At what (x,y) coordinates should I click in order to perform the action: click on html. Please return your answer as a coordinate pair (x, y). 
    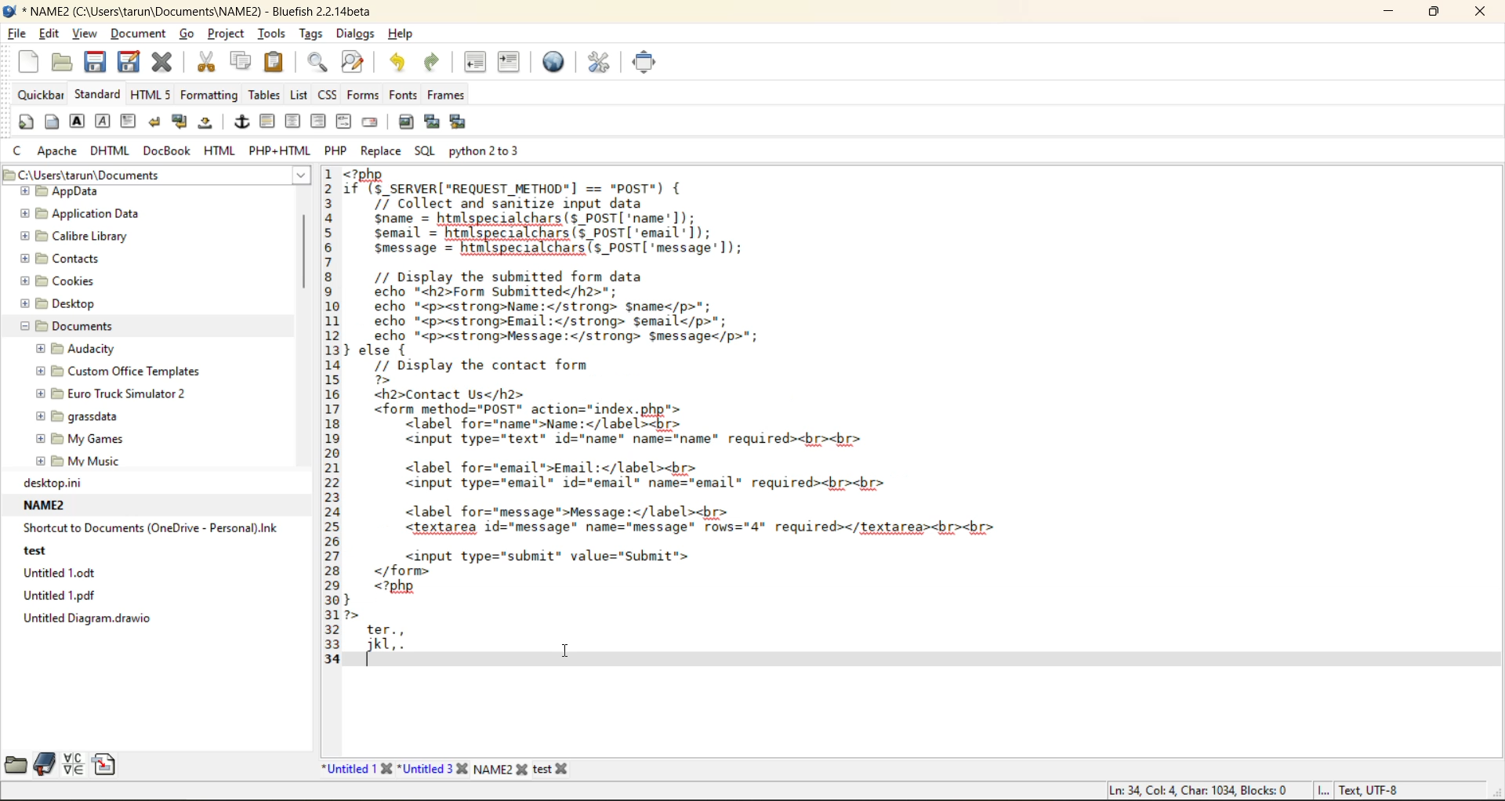
    Looking at the image, I should click on (223, 150).